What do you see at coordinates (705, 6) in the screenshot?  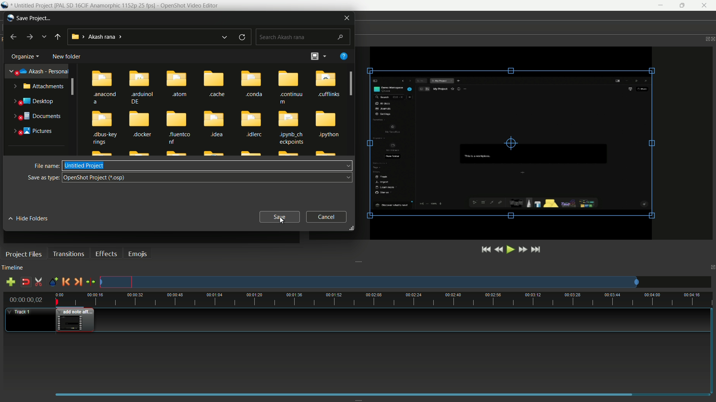 I see `close app` at bounding box center [705, 6].